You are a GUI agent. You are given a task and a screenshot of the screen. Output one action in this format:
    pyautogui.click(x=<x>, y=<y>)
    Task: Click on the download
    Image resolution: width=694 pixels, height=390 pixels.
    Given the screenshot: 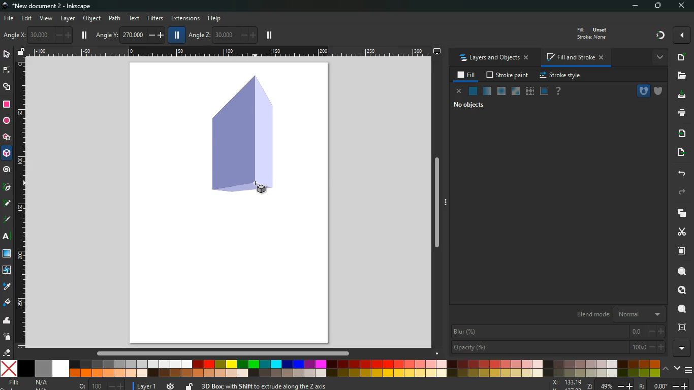 What is the action you would take?
    pyautogui.click(x=680, y=95)
    